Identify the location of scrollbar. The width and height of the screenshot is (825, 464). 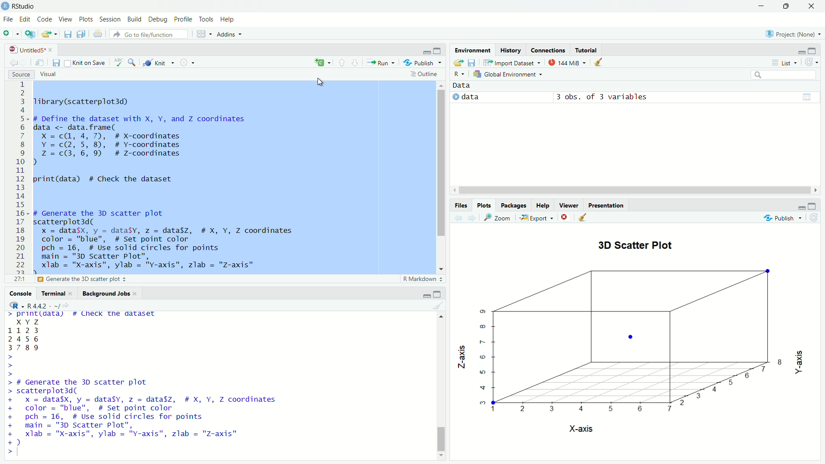
(442, 387).